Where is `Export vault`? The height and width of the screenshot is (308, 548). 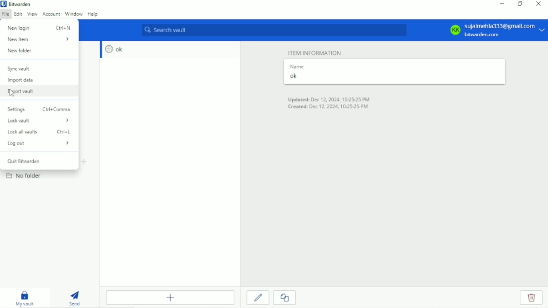 Export vault is located at coordinates (22, 92).